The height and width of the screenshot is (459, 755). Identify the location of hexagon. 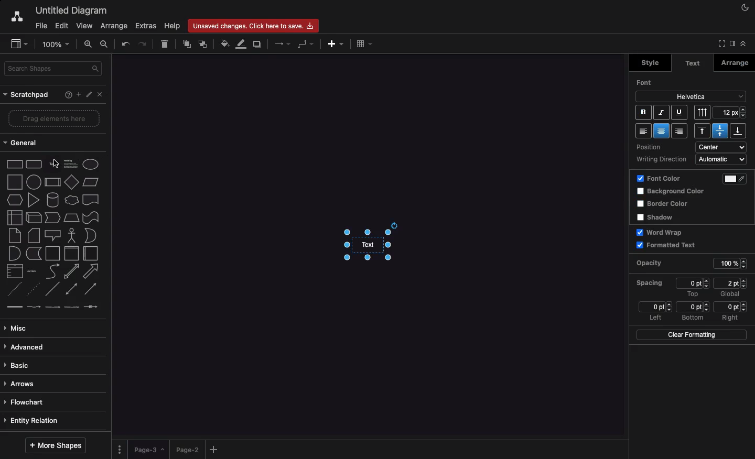
(15, 200).